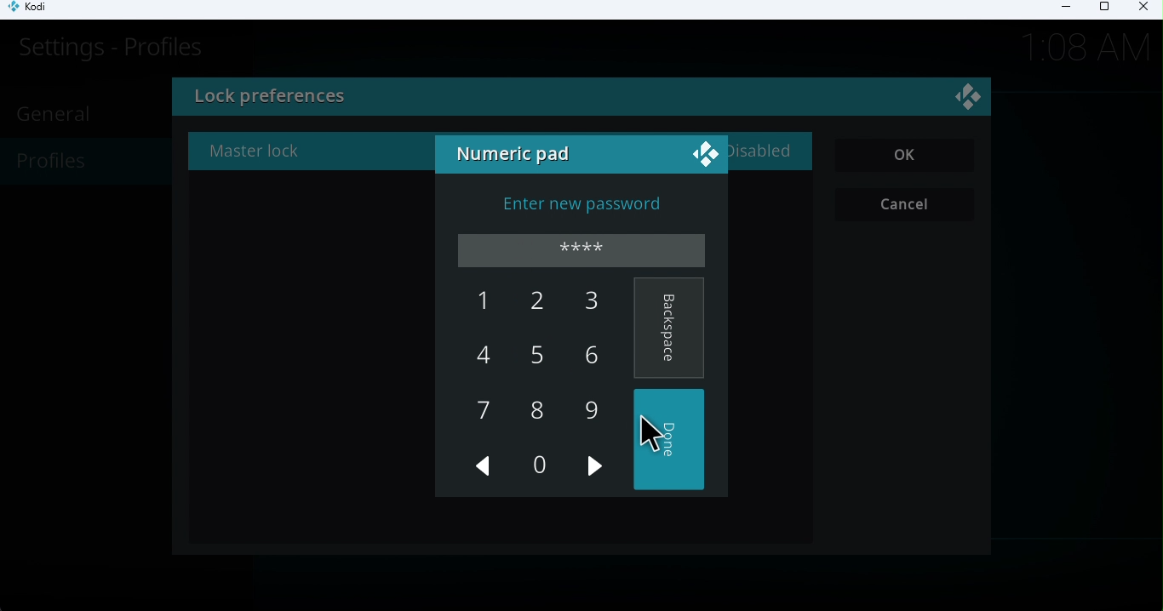  I want to click on cursor, so click(649, 435).